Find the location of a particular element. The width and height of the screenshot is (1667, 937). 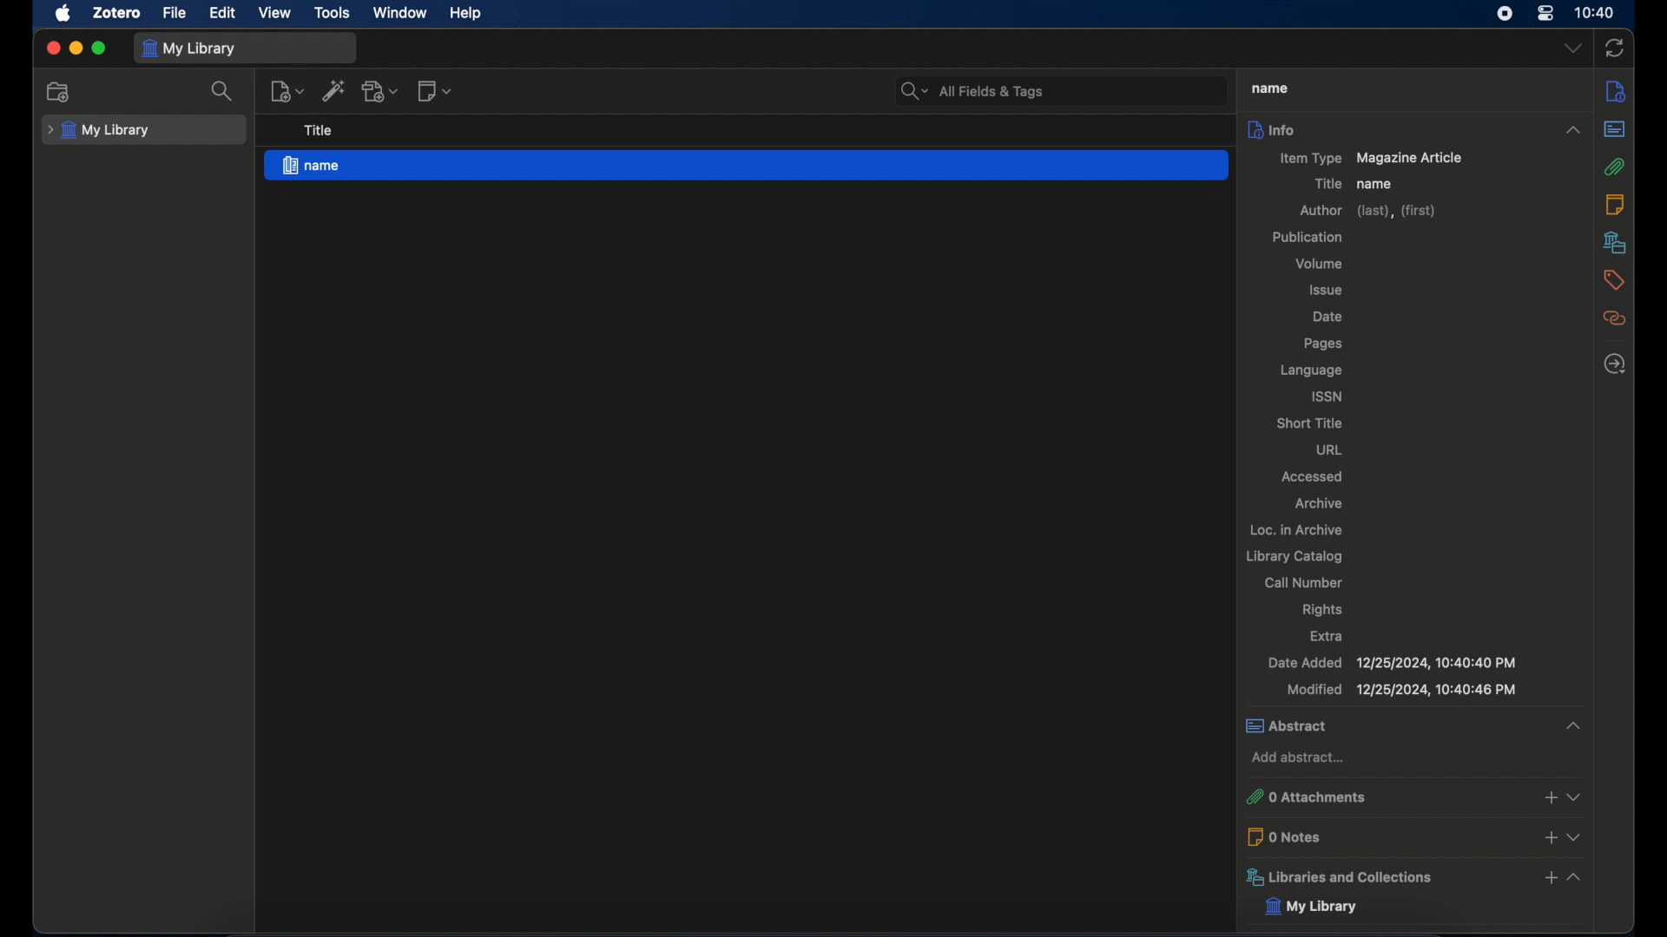

my library is located at coordinates (99, 131).